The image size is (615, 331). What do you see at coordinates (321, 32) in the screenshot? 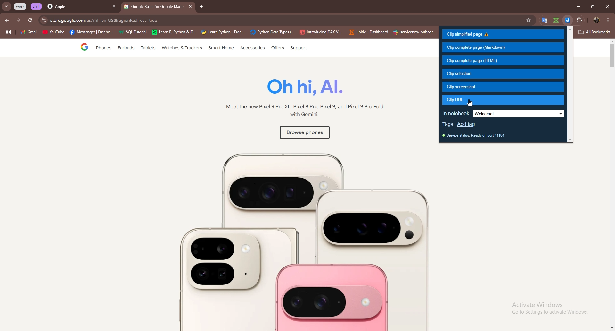
I see `Introducing DAX Vi..` at bounding box center [321, 32].